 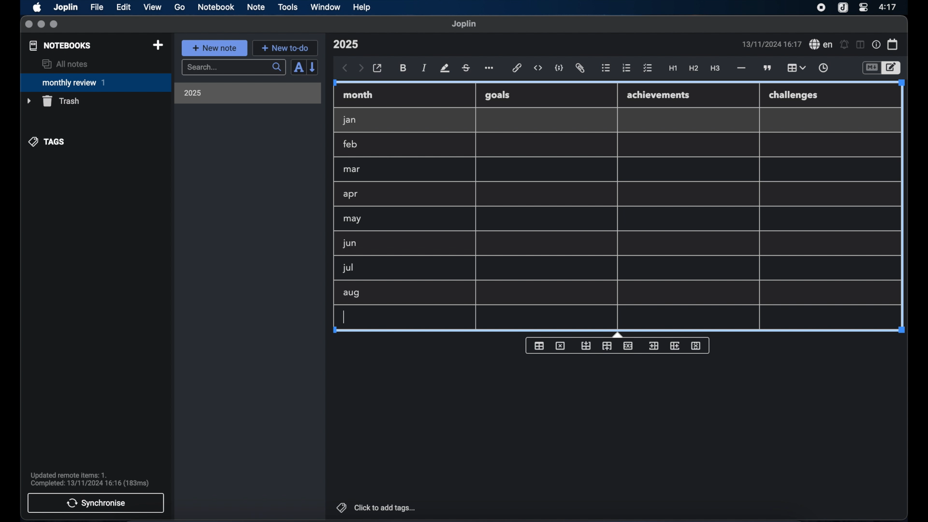 I want to click on highlight, so click(x=445, y=68).